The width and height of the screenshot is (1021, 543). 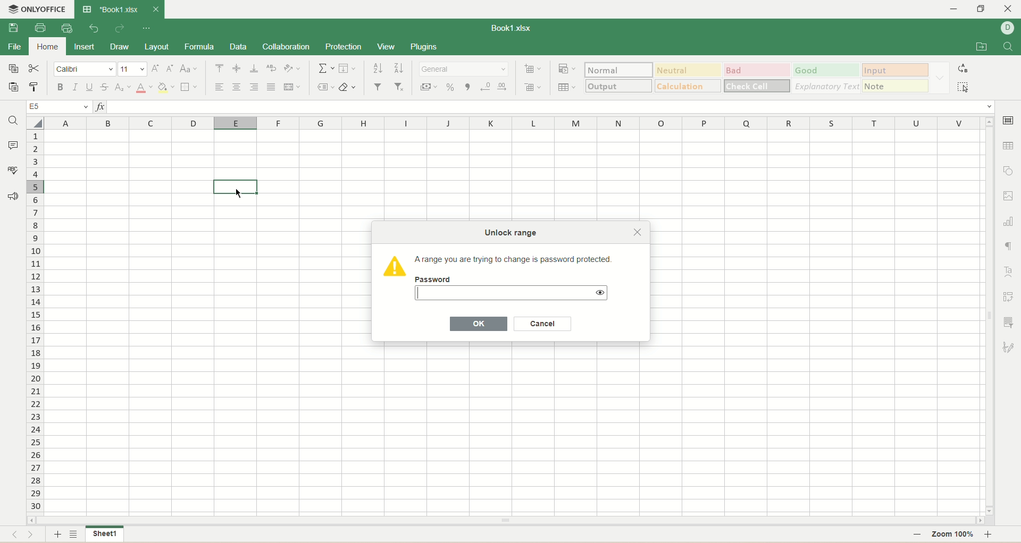 I want to click on align right, so click(x=256, y=87).